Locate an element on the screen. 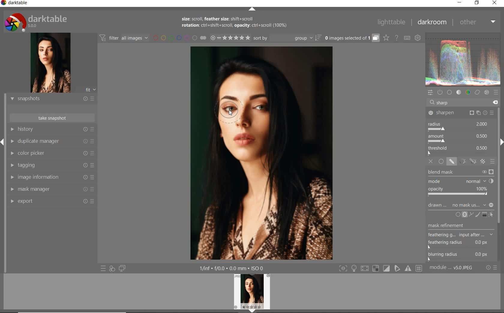  add gradient is located at coordinates (485, 214).